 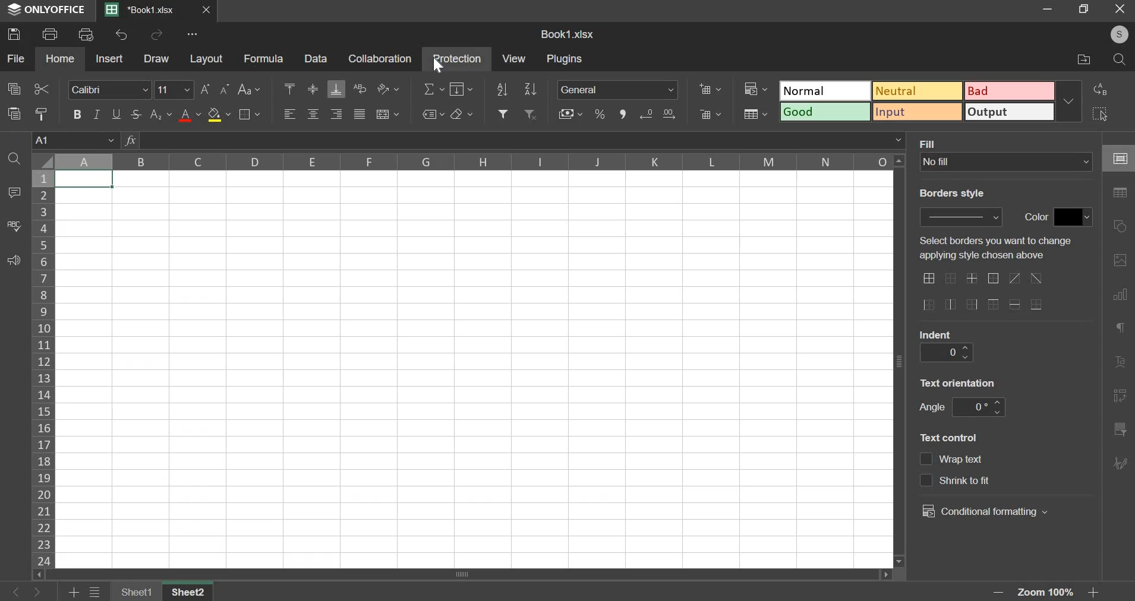 I want to click on wrap text, so click(x=361, y=88).